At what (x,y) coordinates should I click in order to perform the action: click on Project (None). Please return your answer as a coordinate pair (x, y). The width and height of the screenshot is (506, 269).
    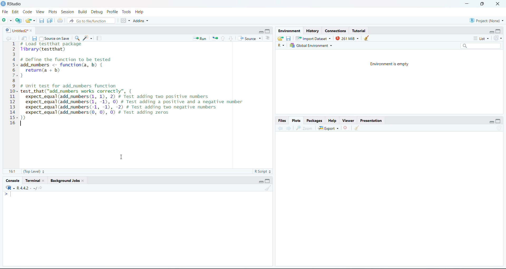
    Looking at the image, I should click on (487, 21).